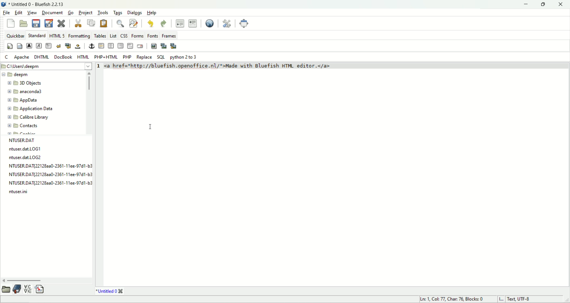 The width and height of the screenshot is (570, 303). What do you see at coordinates (6, 13) in the screenshot?
I see `file` at bounding box center [6, 13].